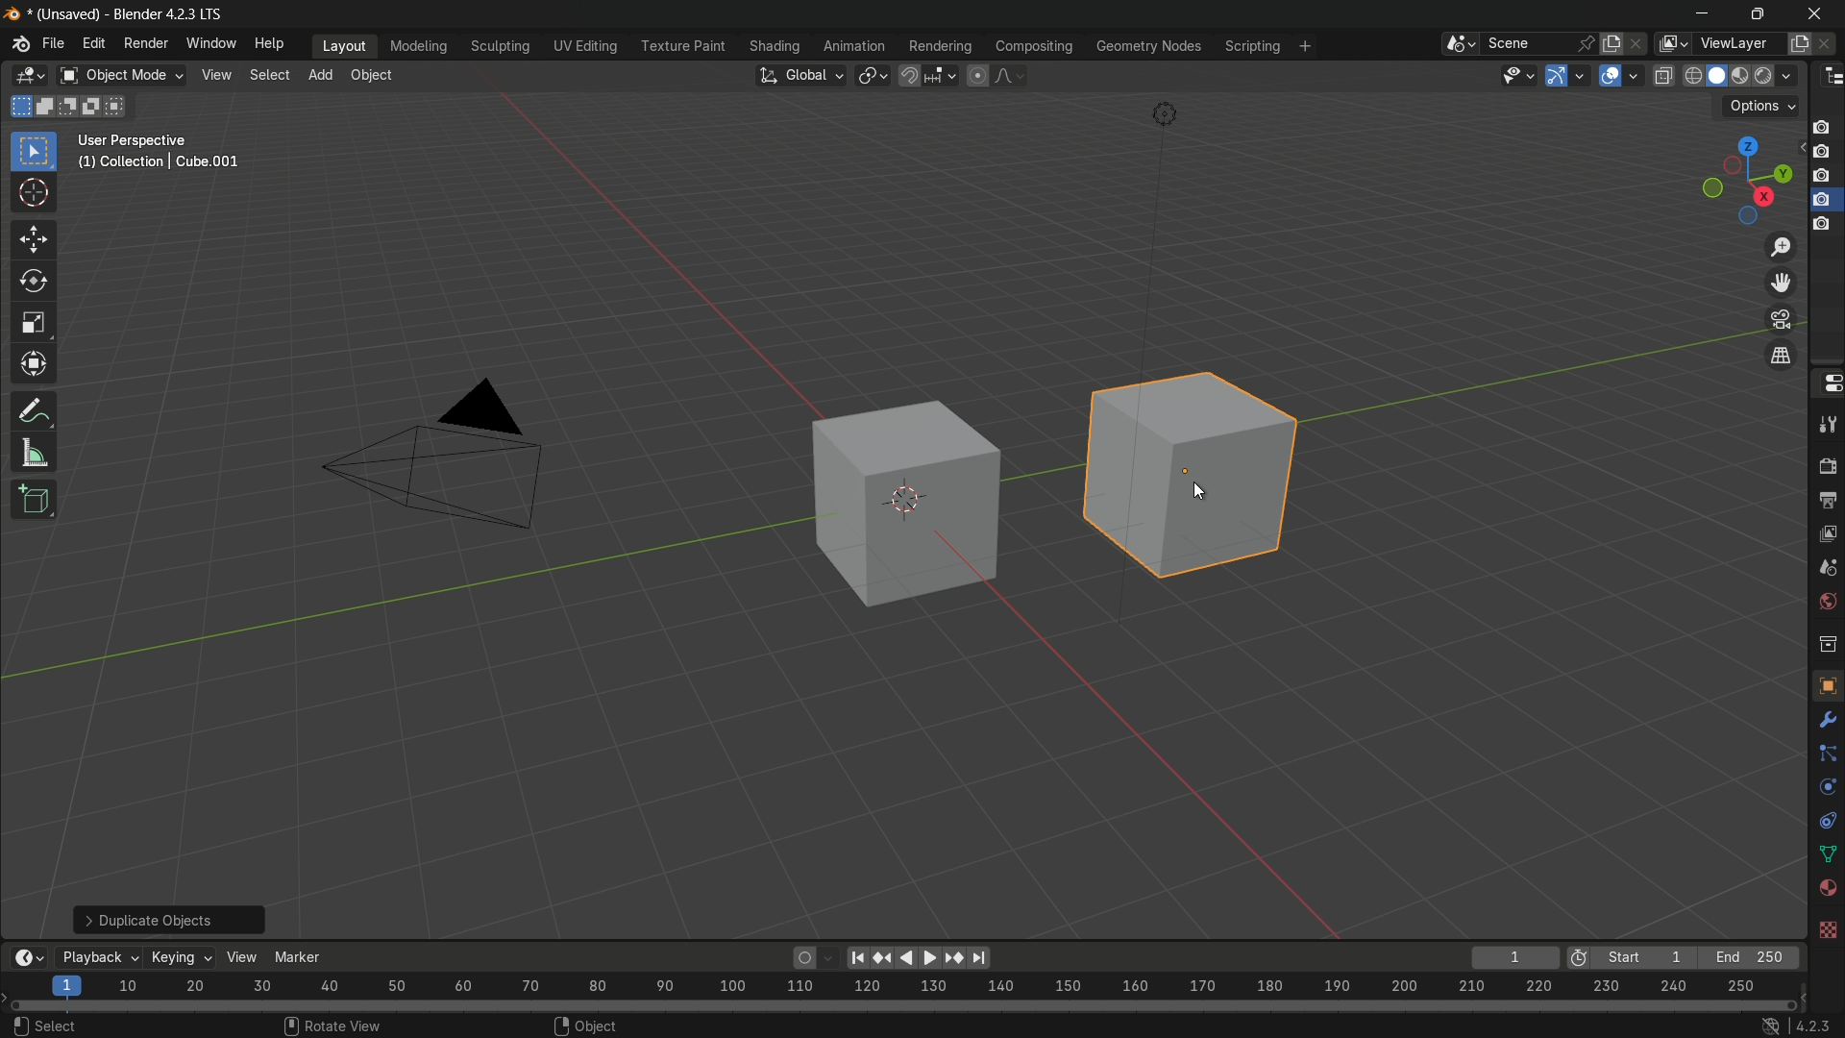  What do you see at coordinates (1741, 43) in the screenshot?
I see `view layer name` at bounding box center [1741, 43].